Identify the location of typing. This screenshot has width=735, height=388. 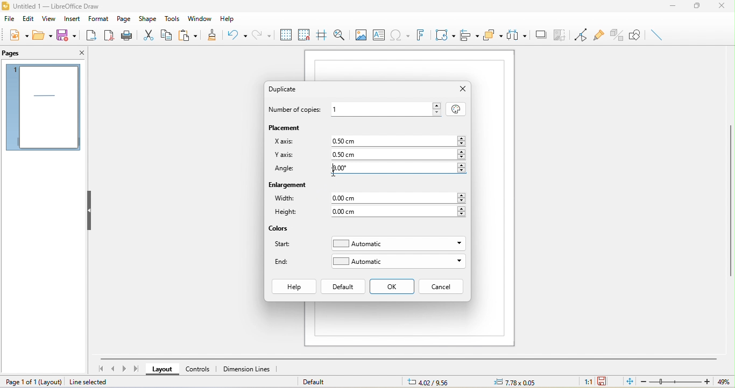
(397, 168).